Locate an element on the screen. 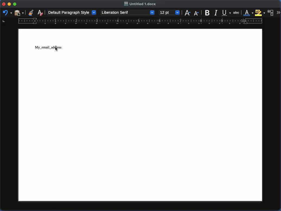 Image resolution: width=281 pixels, height=211 pixels. More is located at coordinates (278, 12).